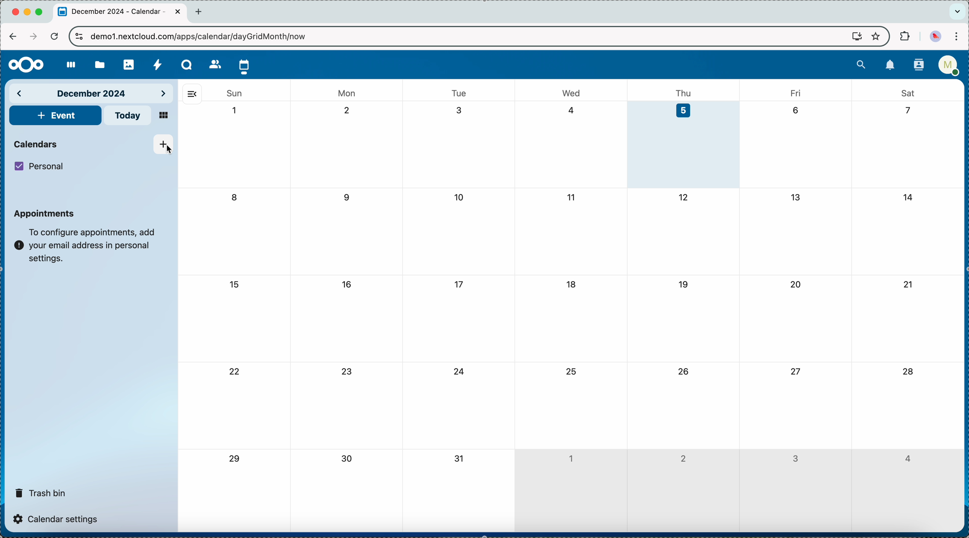  What do you see at coordinates (234, 284) in the screenshot?
I see `15` at bounding box center [234, 284].